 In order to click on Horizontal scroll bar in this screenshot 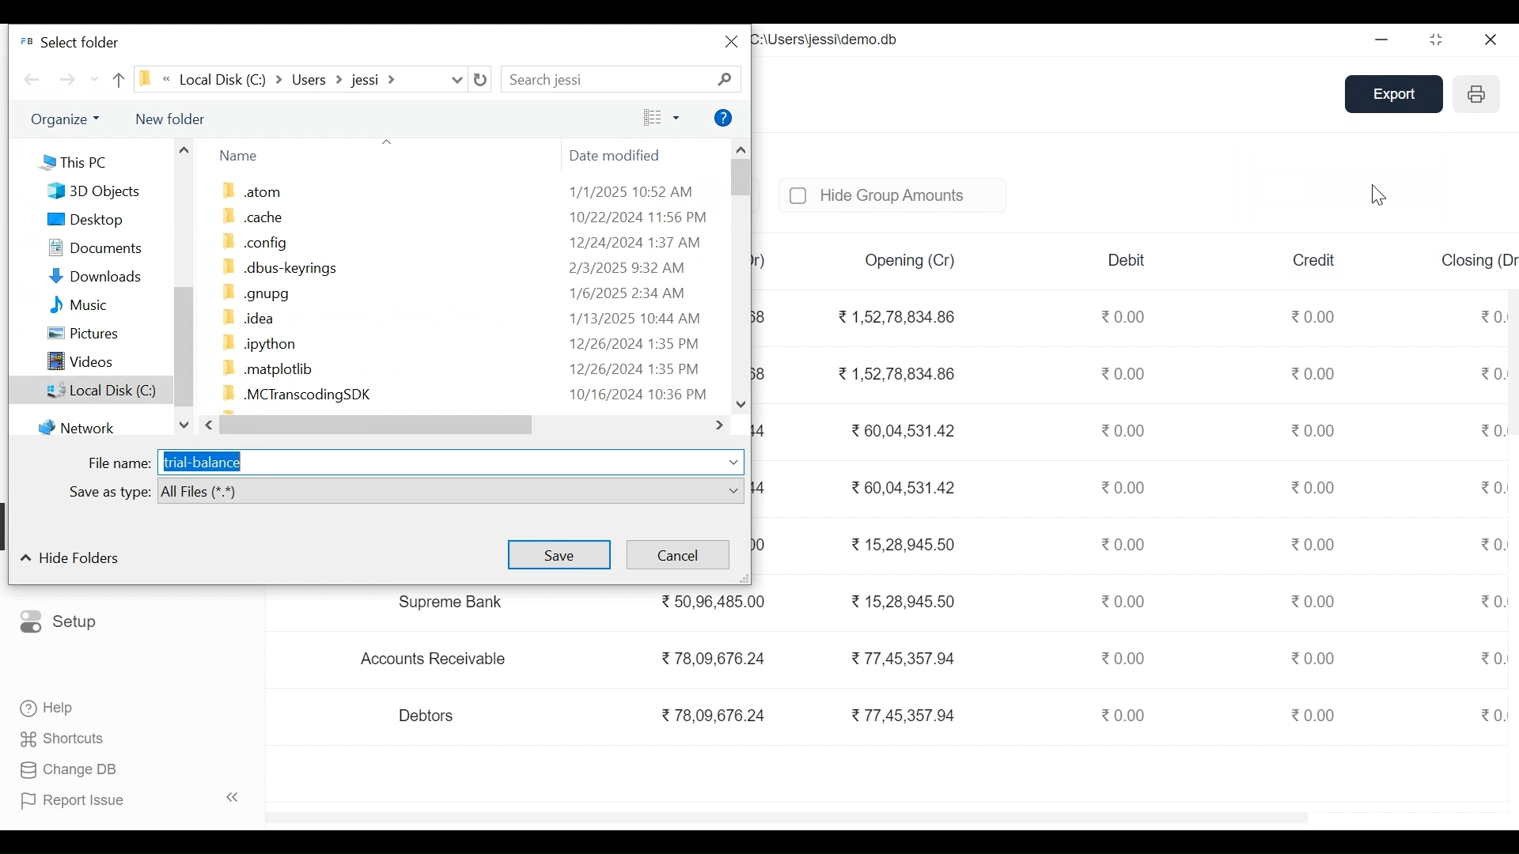, I will do `click(381, 425)`.